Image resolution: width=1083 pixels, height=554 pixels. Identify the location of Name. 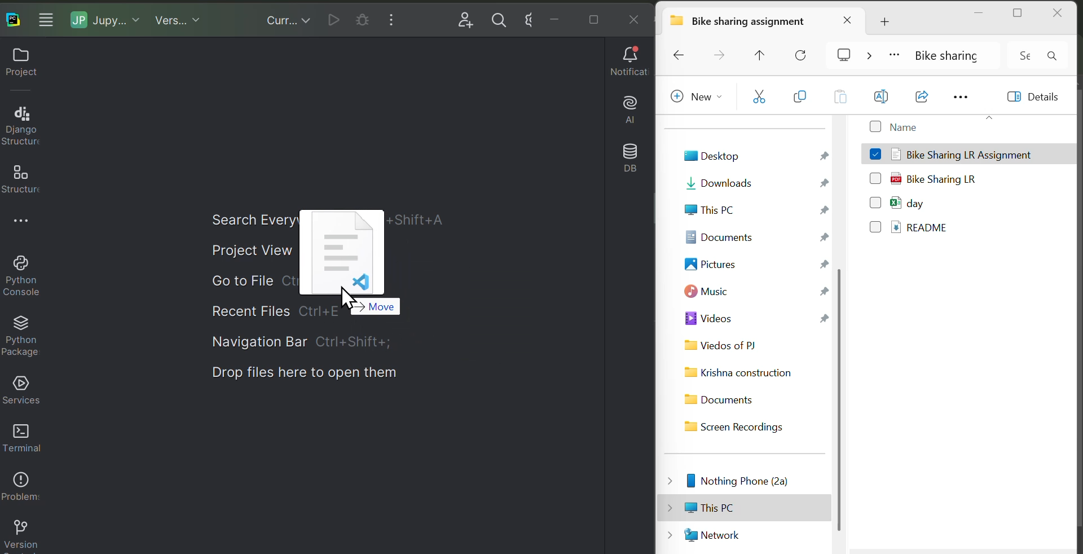
(923, 126).